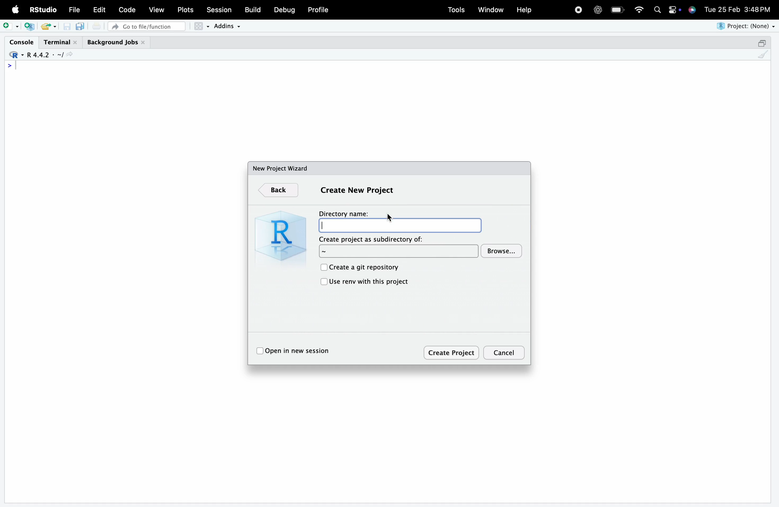 The width and height of the screenshot is (779, 507). Describe the element at coordinates (259, 351) in the screenshot. I see `checkbox` at that location.